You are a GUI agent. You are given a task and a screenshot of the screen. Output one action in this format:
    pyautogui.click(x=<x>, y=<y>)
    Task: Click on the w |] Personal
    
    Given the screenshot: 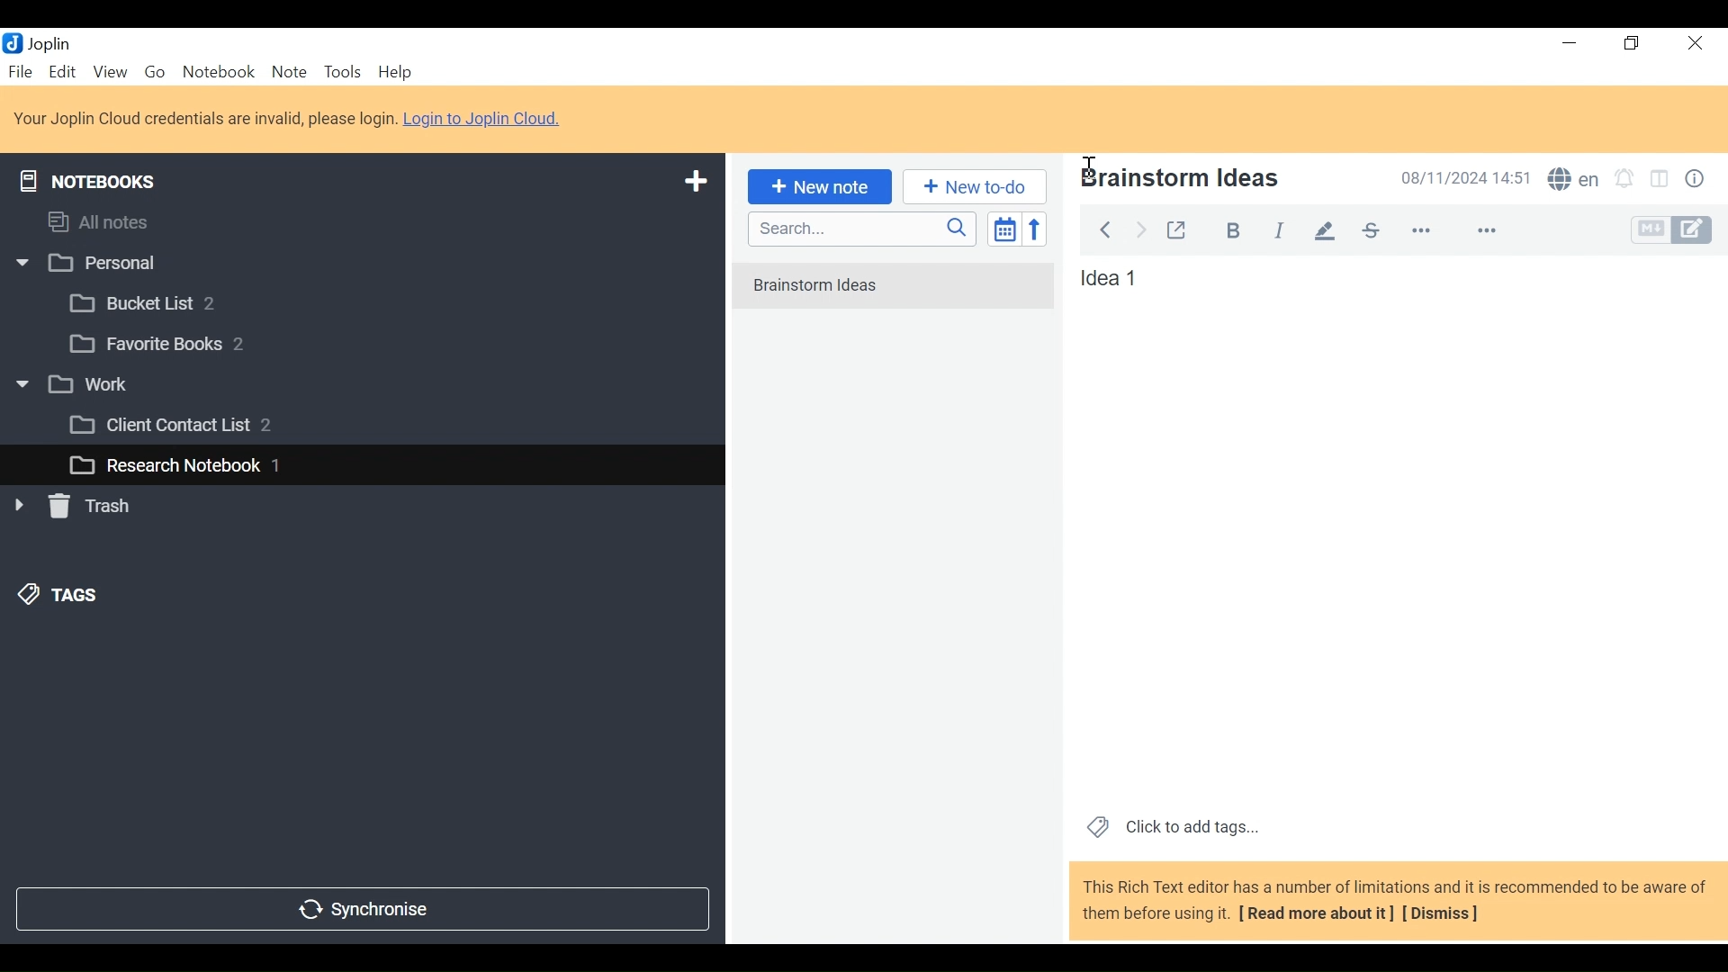 What is the action you would take?
    pyautogui.click(x=96, y=265)
    